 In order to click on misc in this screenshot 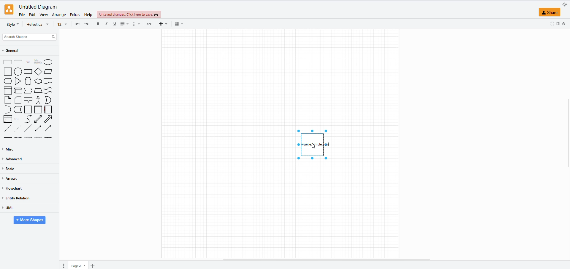, I will do `click(9, 149)`.